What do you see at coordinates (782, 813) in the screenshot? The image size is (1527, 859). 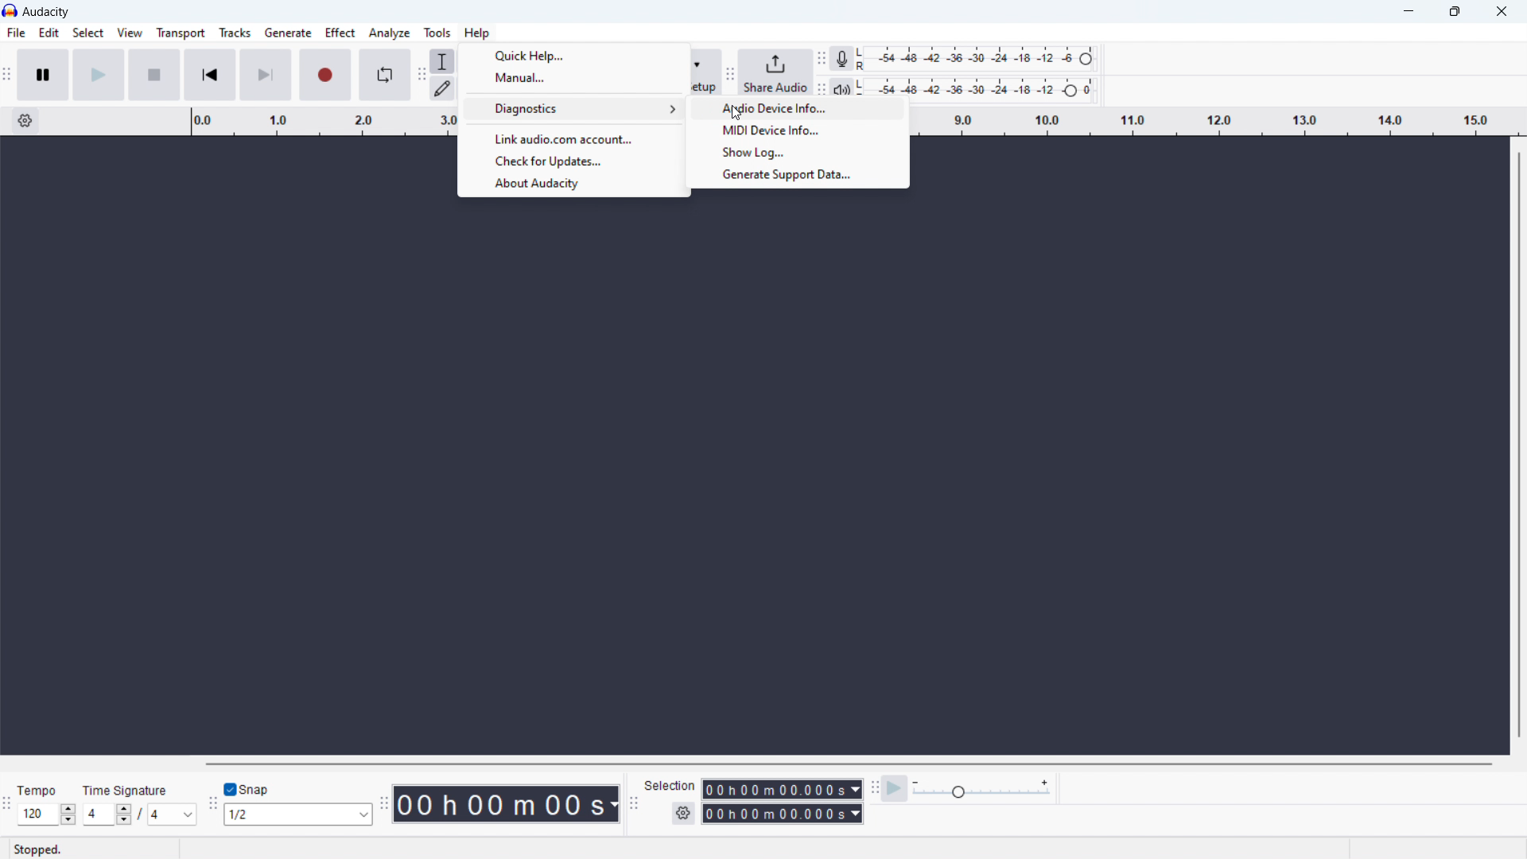 I see `end time` at bounding box center [782, 813].